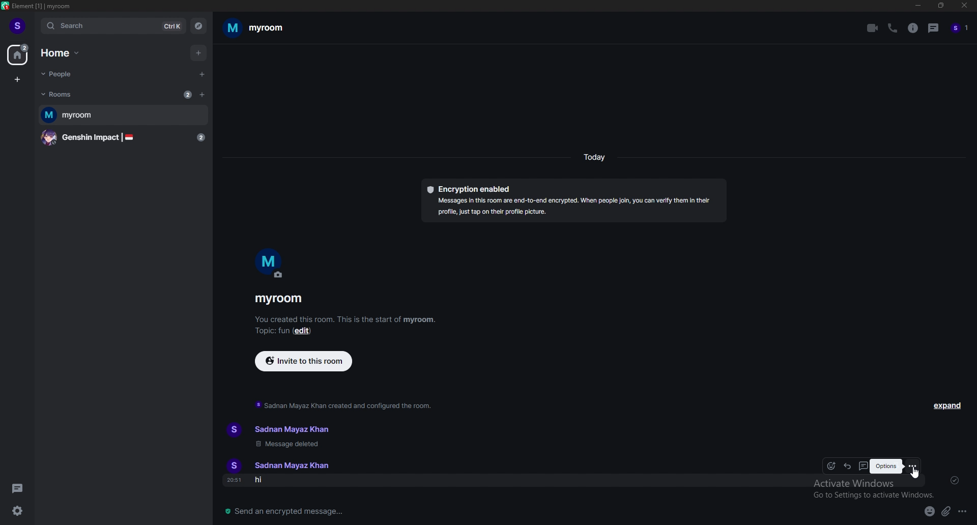  What do you see at coordinates (197, 53) in the screenshot?
I see `add` at bounding box center [197, 53].